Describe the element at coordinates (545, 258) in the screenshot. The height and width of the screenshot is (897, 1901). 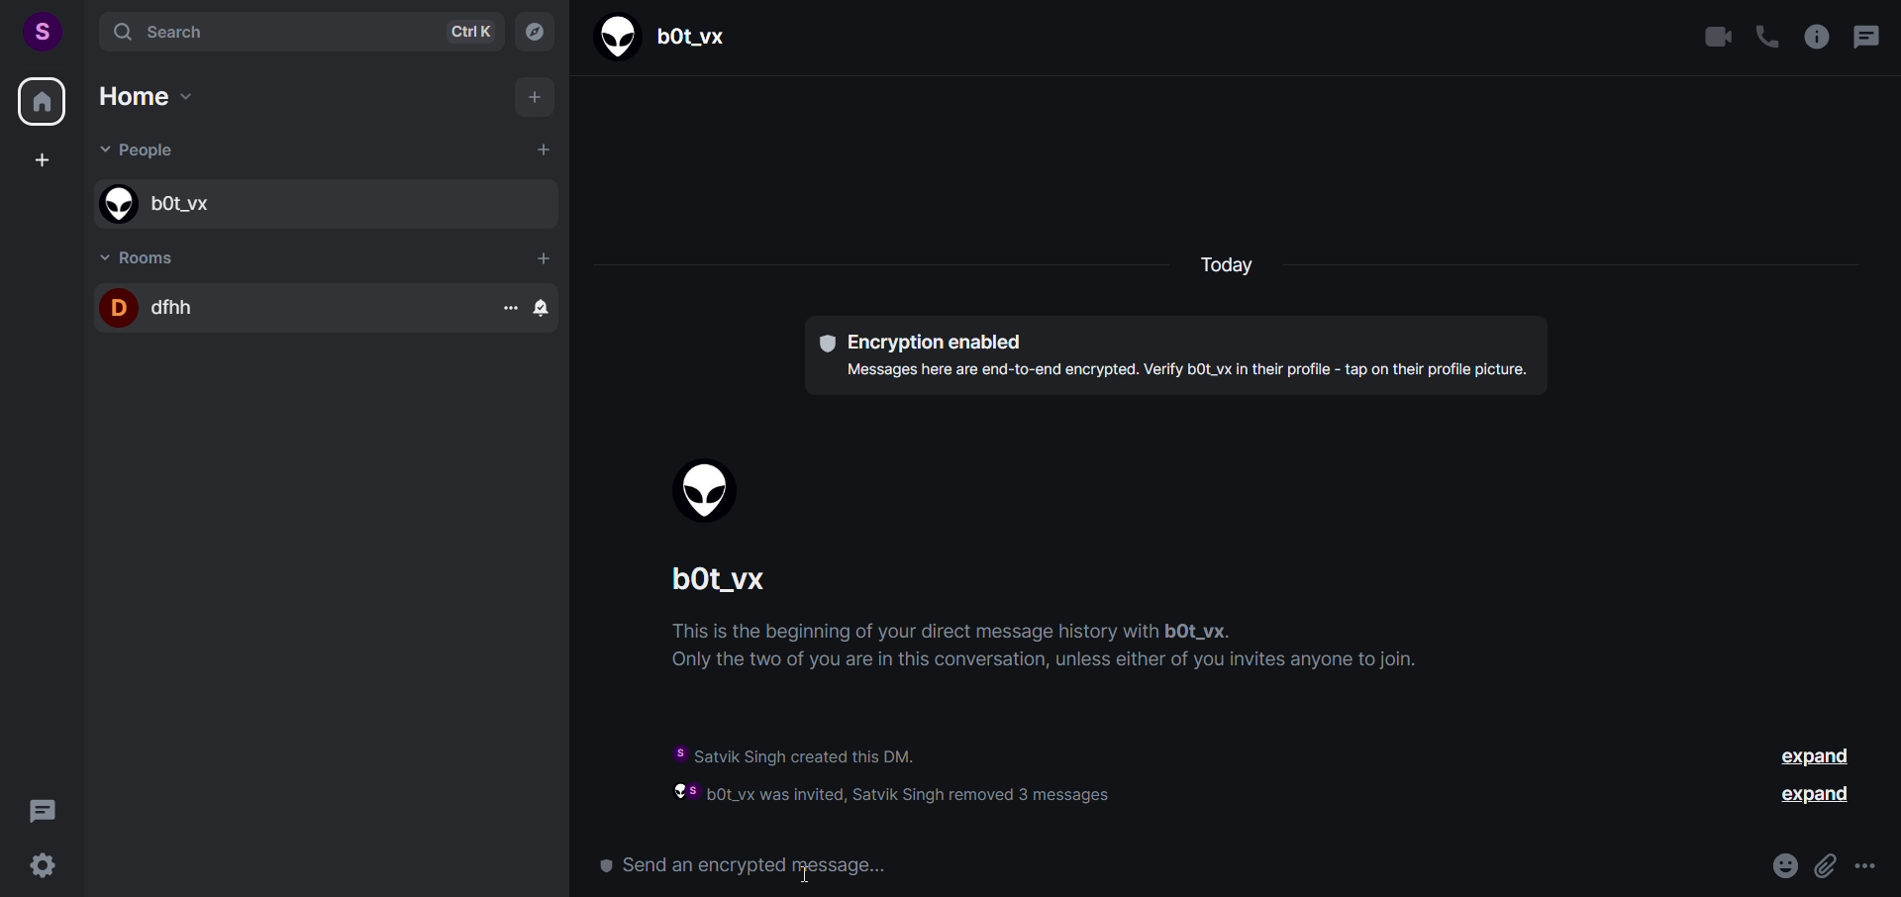
I see `add room` at that location.